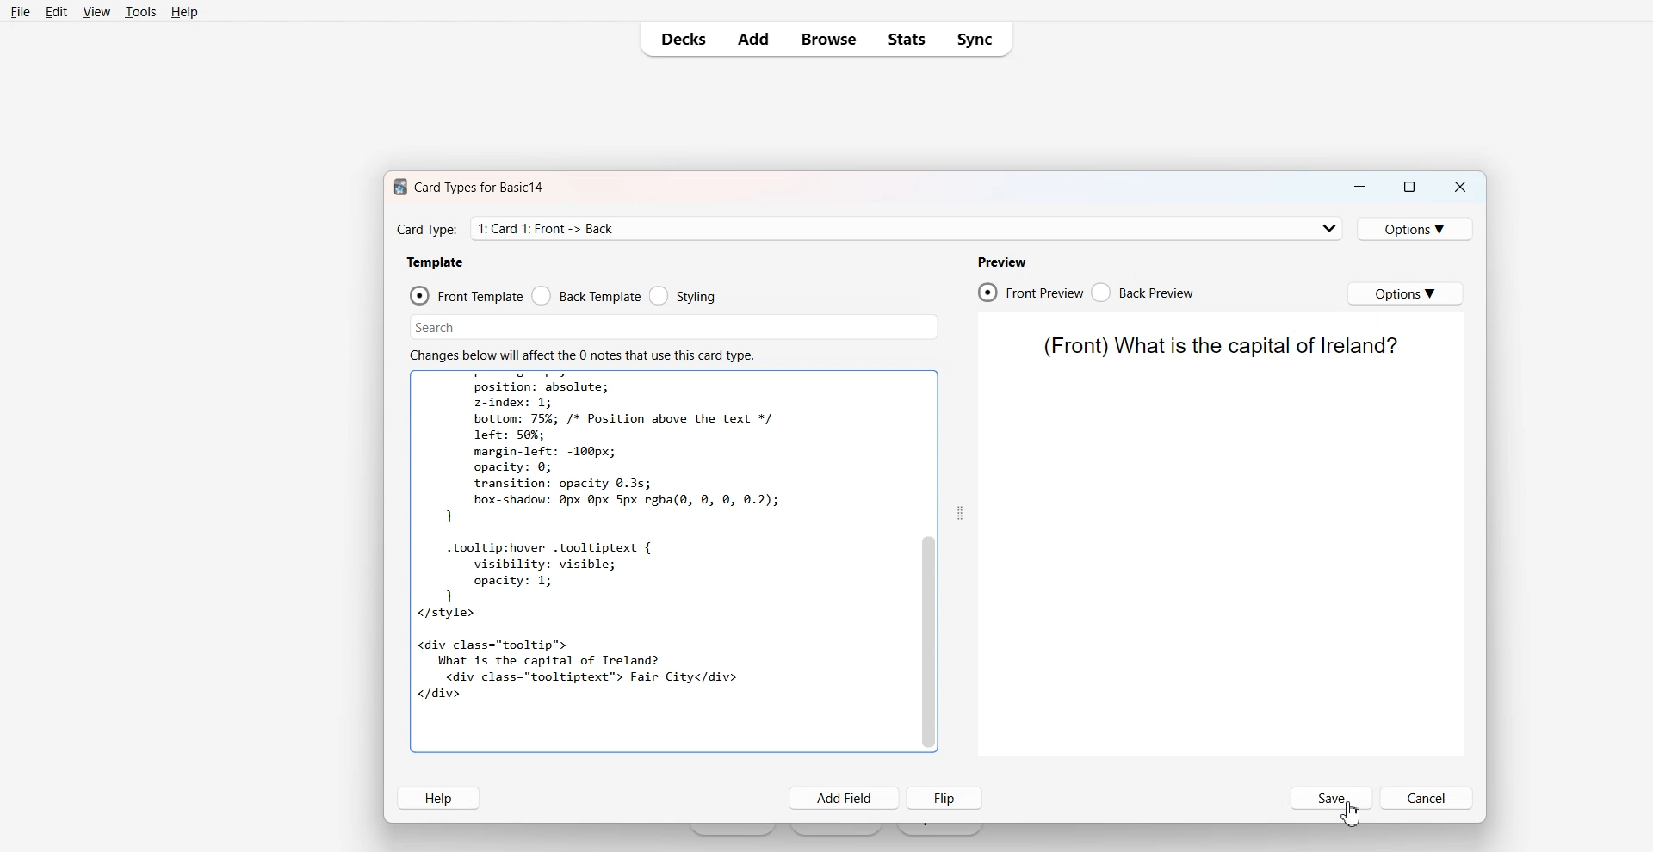  I want to click on Text 2, so click(582, 355).